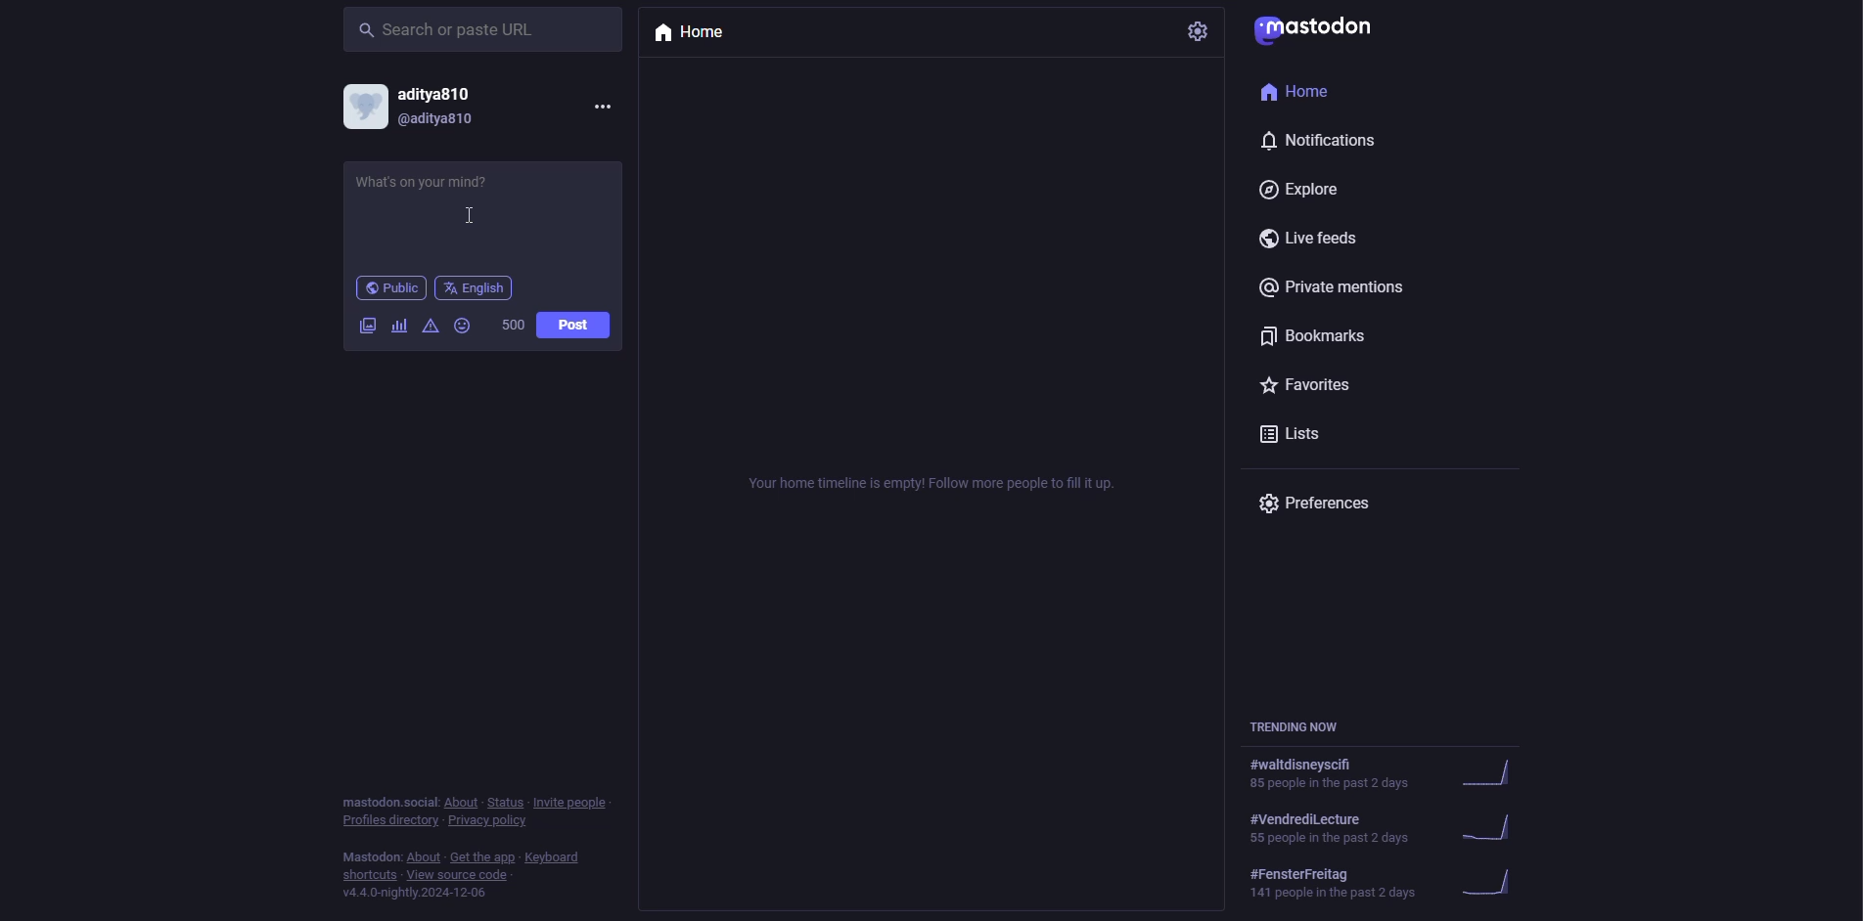 This screenshot has height=921, width=1863. I want to click on post, so click(572, 325).